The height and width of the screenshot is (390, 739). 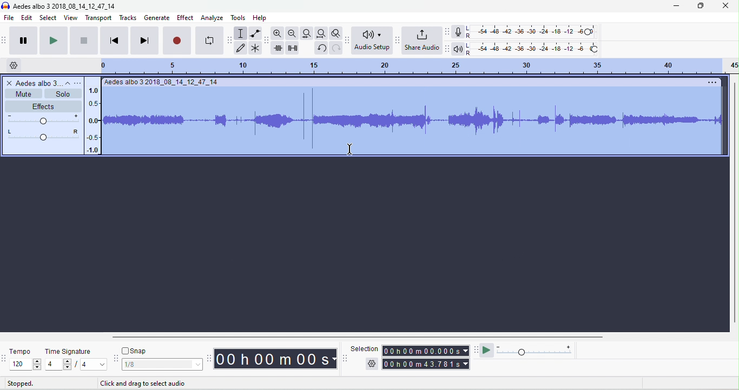 What do you see at coordinates (676, 6) in the screenshot?
I see `minimize` at bounding box center [676, 6].